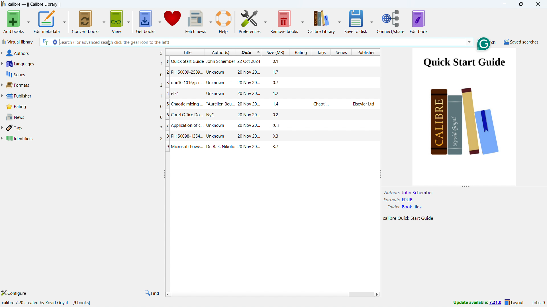 This screenshot has height=307, width=547. I want to click on expand identifiers, so click(2, 138).